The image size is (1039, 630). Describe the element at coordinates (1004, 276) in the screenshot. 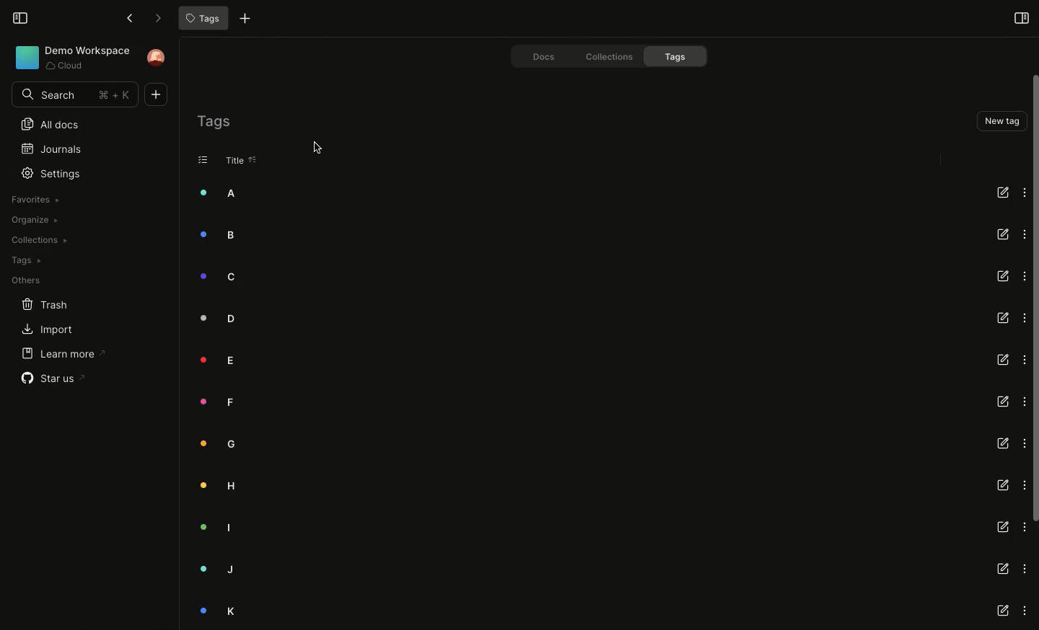

I see `Rename` at that location.